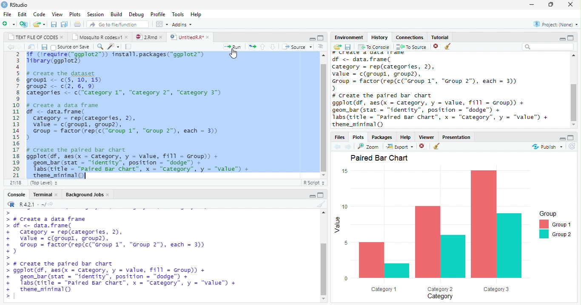 This screenshot has width=581, height=305. Describe the element at coordinates (547, 147) in the screenshot. I see `Publish` at that location.